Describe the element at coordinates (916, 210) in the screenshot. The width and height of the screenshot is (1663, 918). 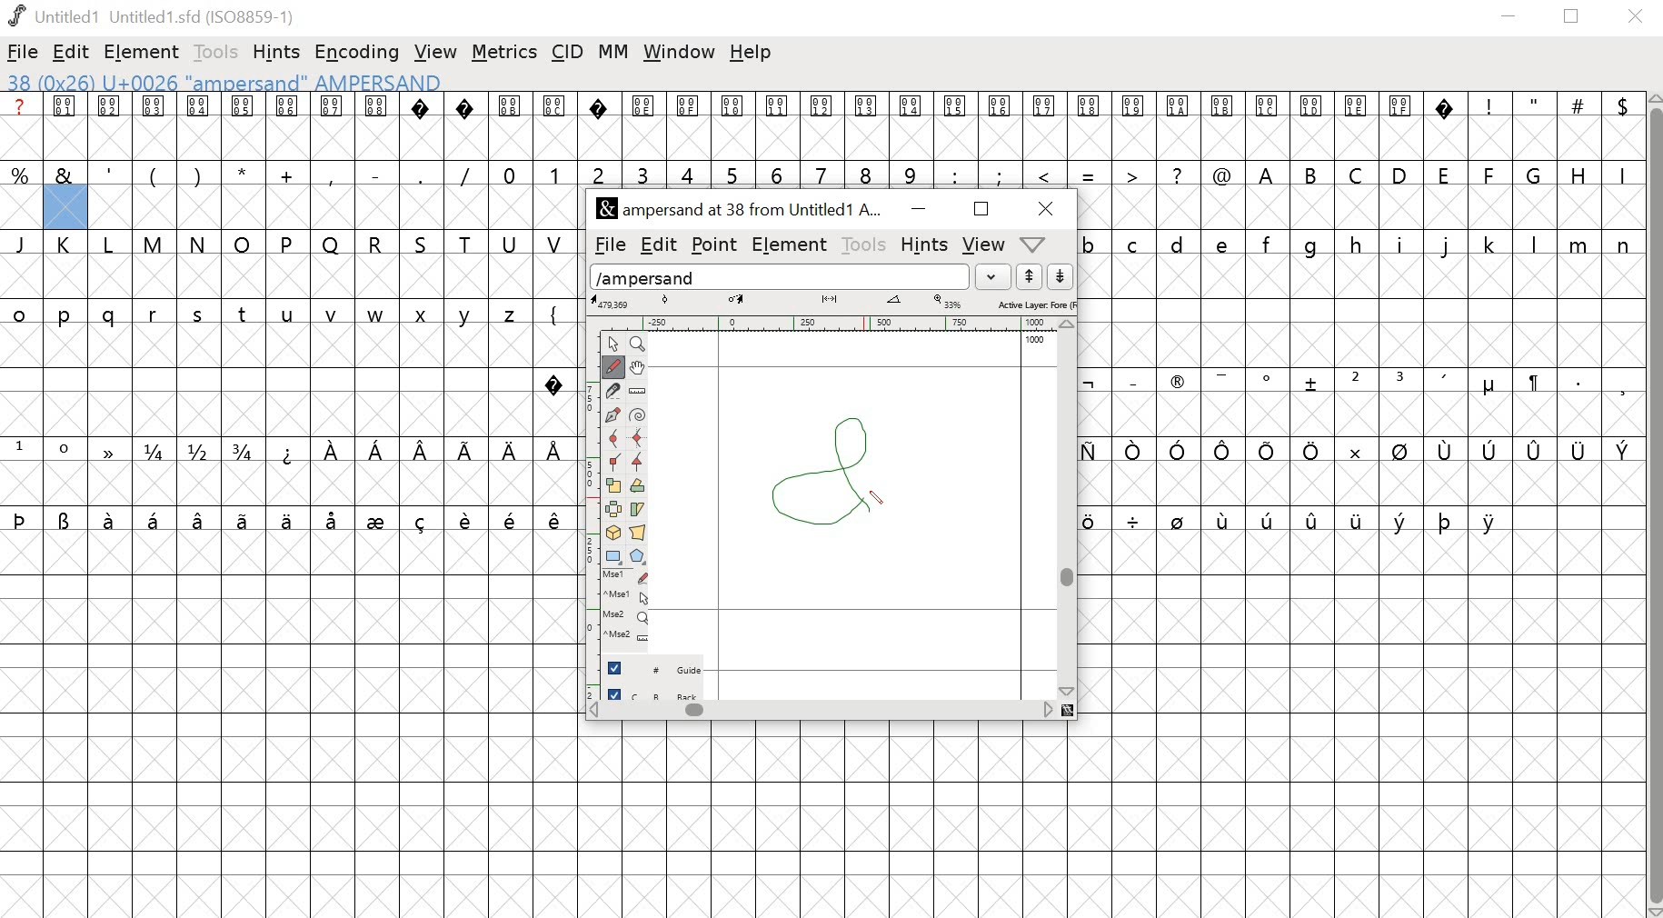
I see `minimize` at that location.